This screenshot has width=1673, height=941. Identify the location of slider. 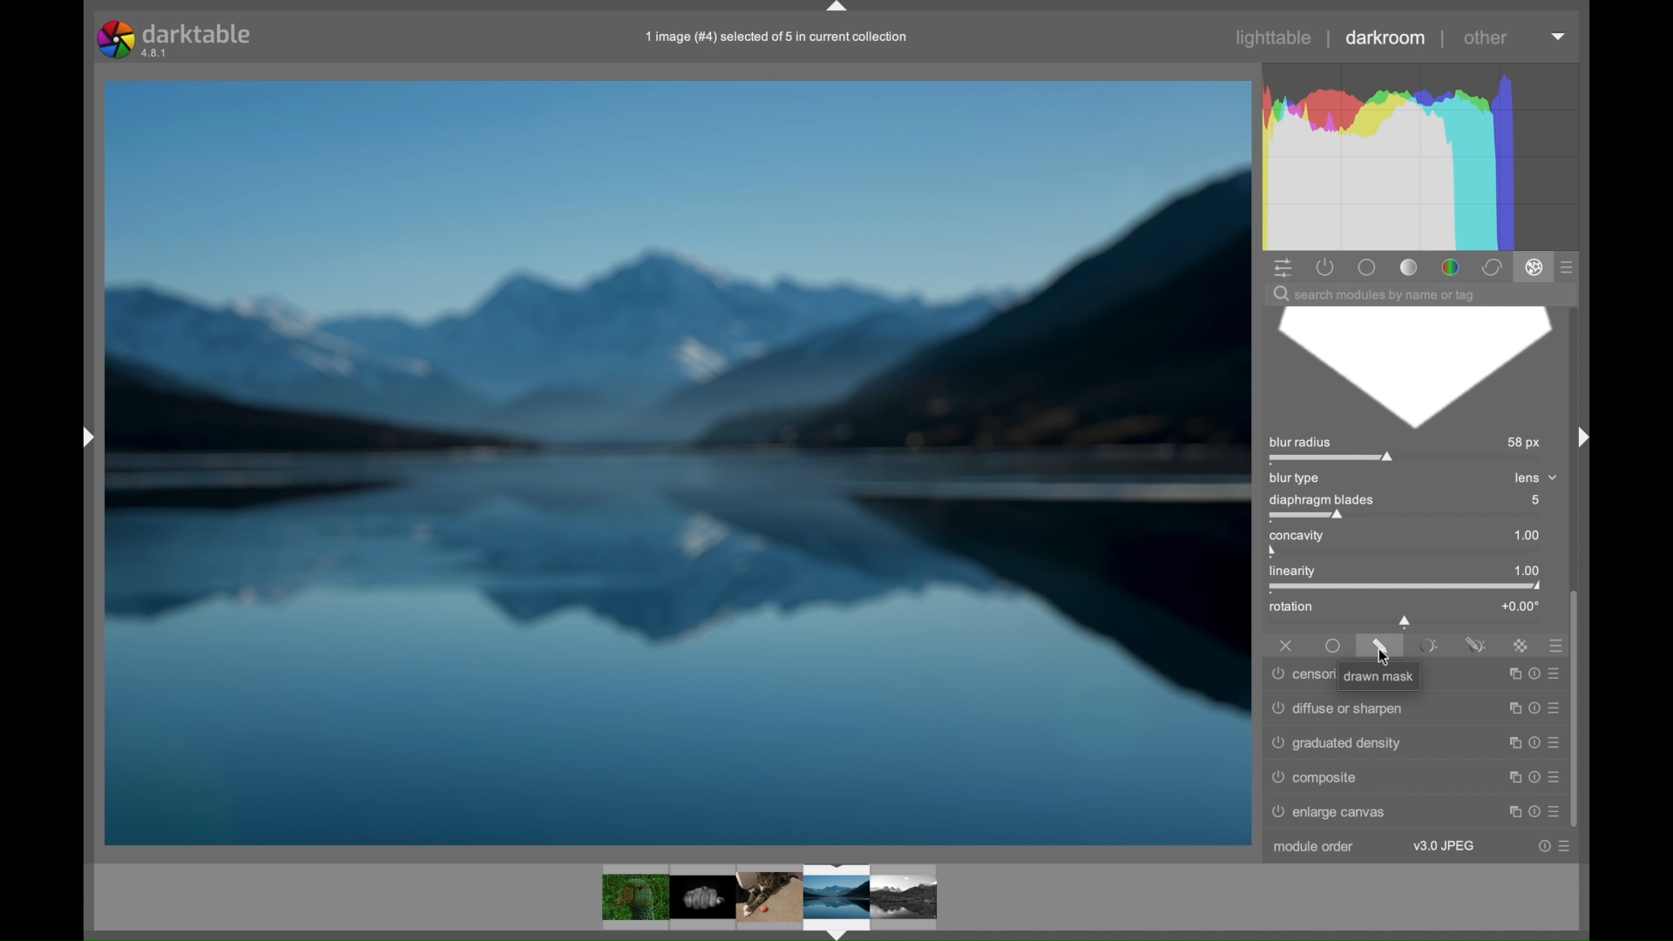
(1405, 621).